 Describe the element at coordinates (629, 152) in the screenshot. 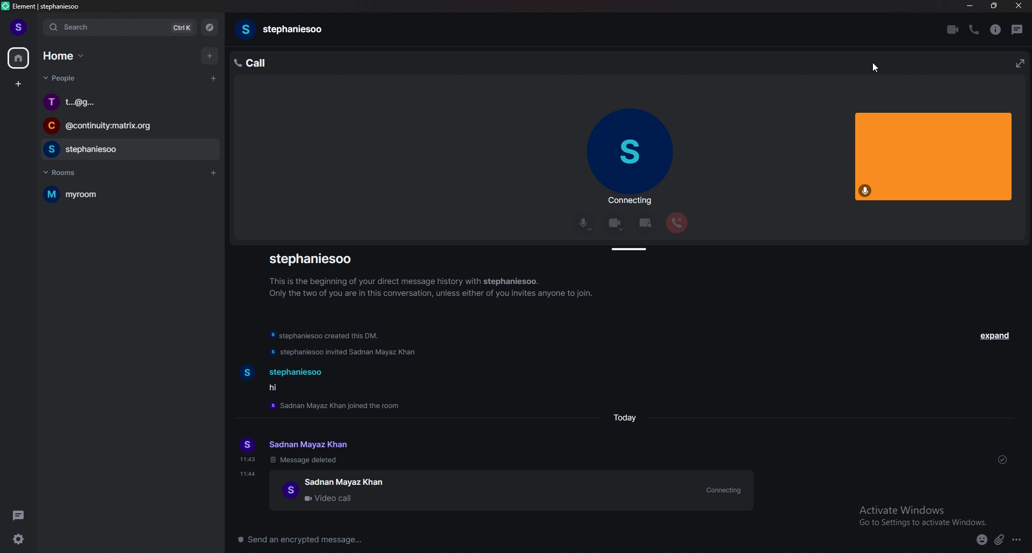

I see `user photo` at that location.